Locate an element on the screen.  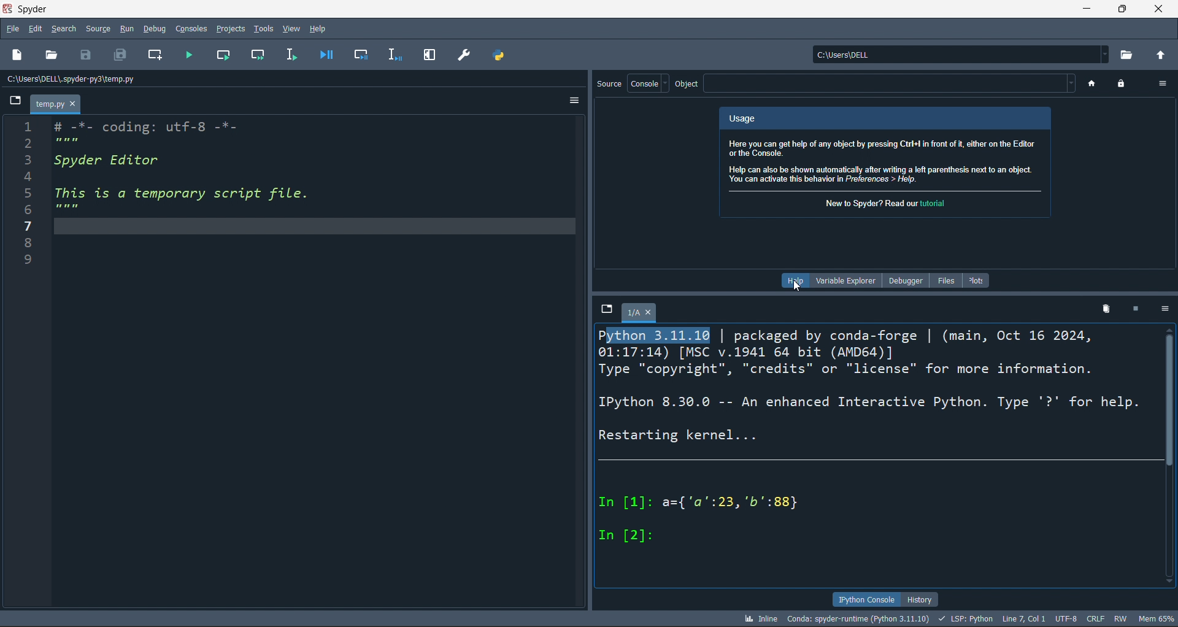
close is located at coordinates (1161, 9).